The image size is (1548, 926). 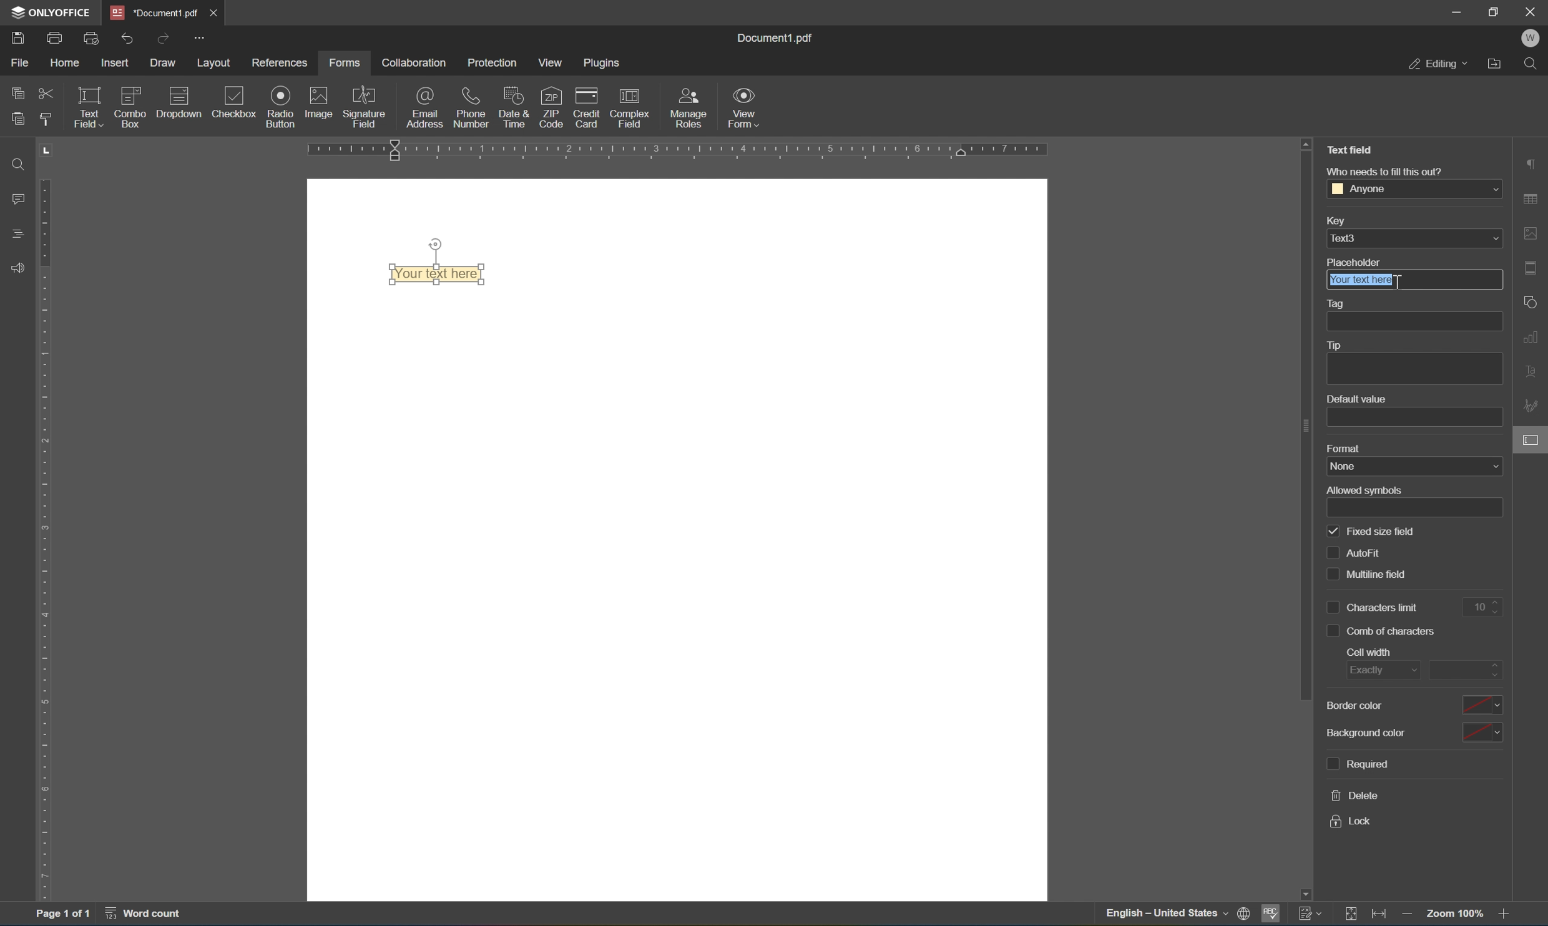 What do you see at coordinates (215, 63) in the screenshot?
I see `layout` at bounding box center [215, 63].